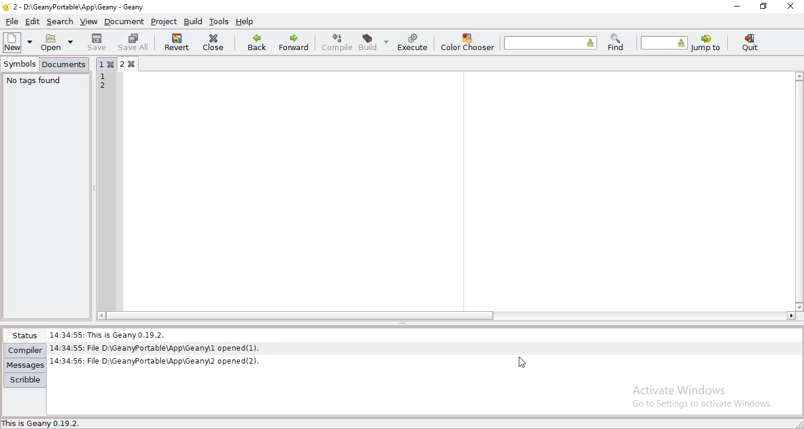  I want to click on 14:34:55: File D:\GeanyPortable\App\Geany\l opened(1)., so click(156, 346).